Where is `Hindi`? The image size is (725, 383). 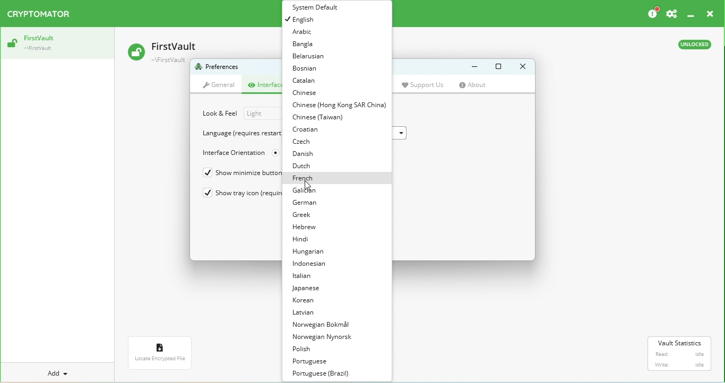
Hindi is located at coordinates (301, 240).